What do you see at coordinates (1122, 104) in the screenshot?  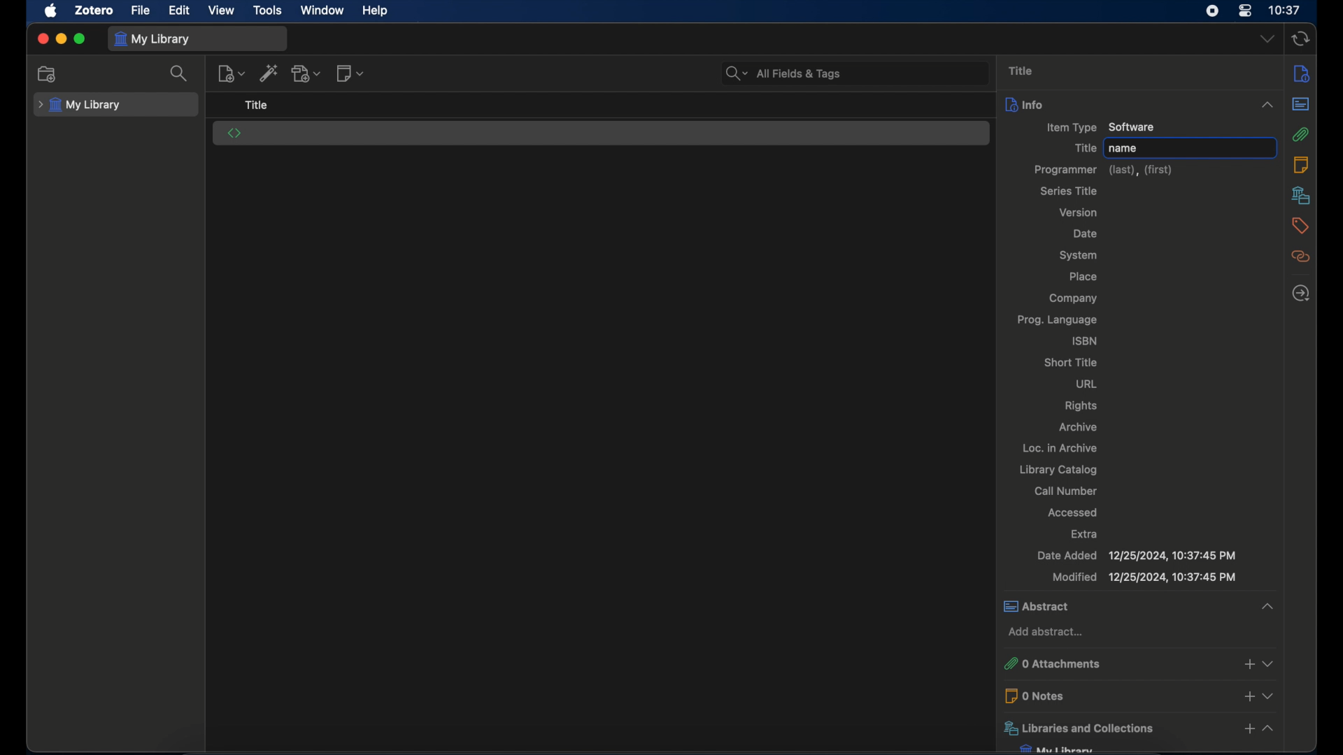 I see `info` at bounding box center [1122, 104].